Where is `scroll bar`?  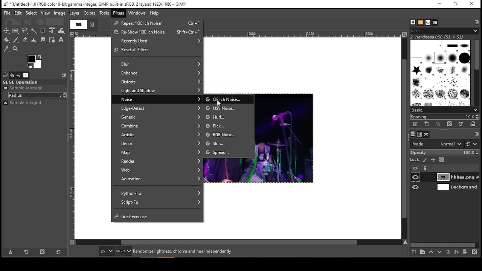
scroll bar is located at coordinates (476, 73).